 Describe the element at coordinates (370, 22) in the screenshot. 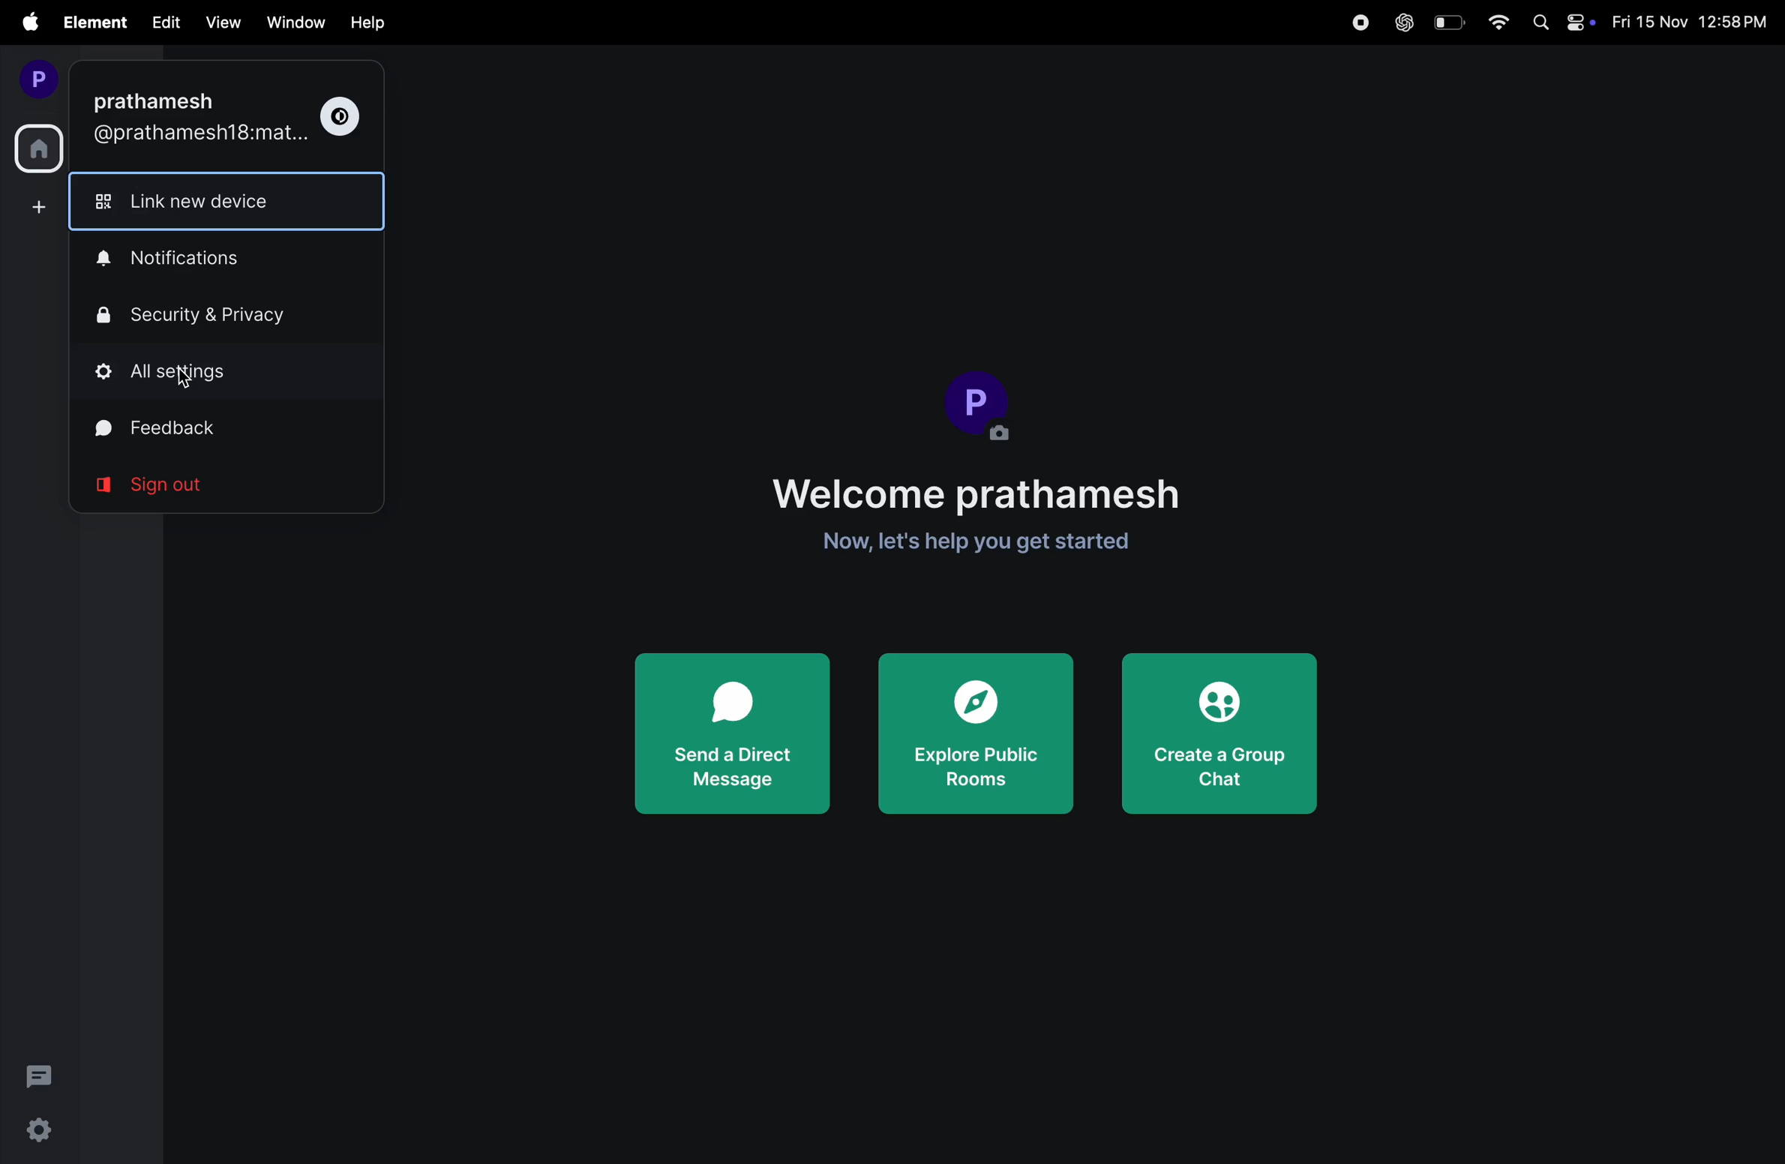

I see `Help` at that location.